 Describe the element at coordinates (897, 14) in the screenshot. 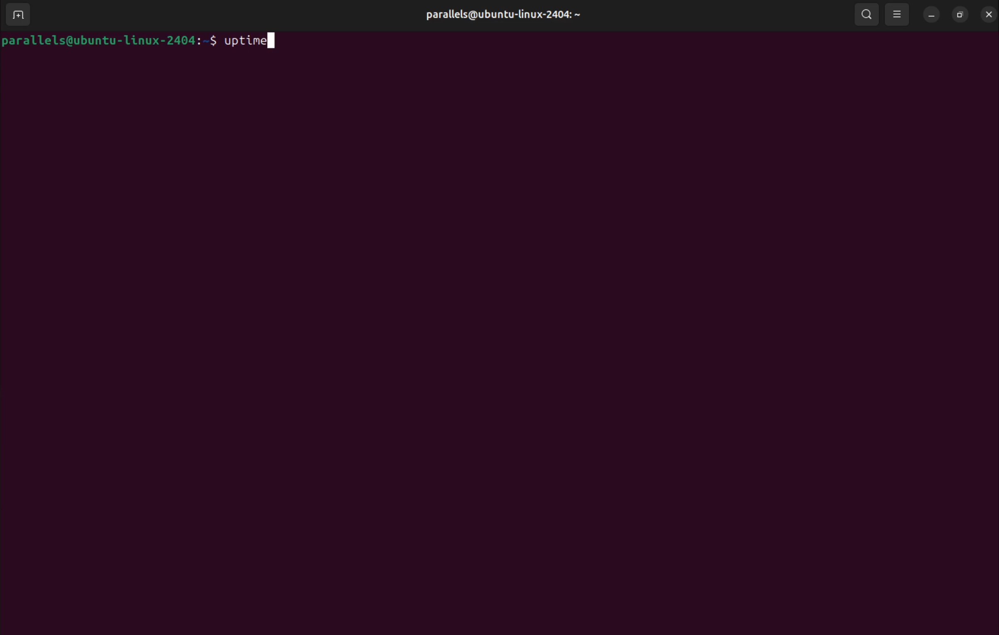

I see `view options` at that location.